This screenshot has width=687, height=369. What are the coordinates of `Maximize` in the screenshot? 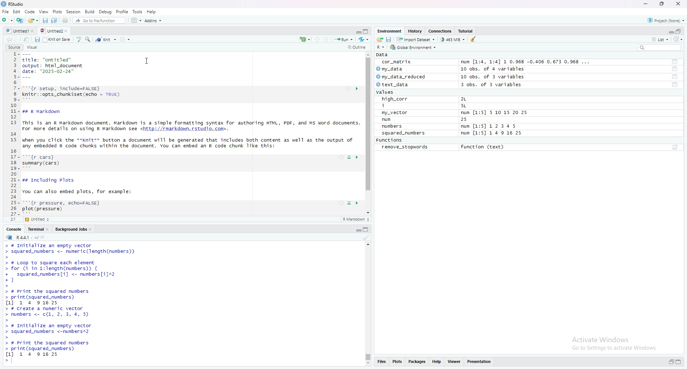 It's located at (662, 4).